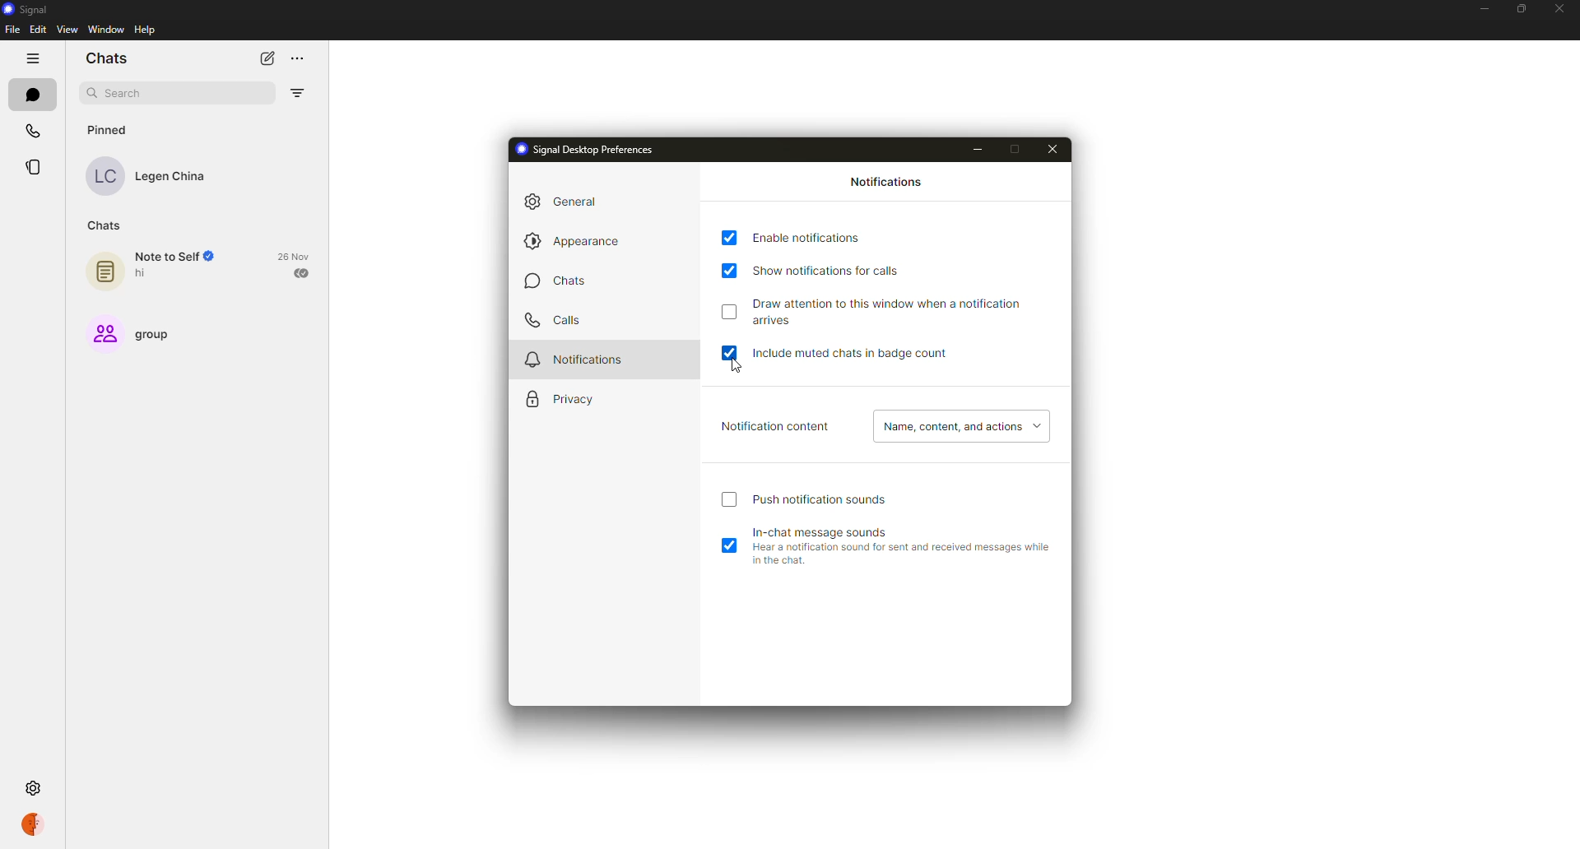  Describe the element at coordinates (732, 270) in the screenshot. I see `enabled` at that location.